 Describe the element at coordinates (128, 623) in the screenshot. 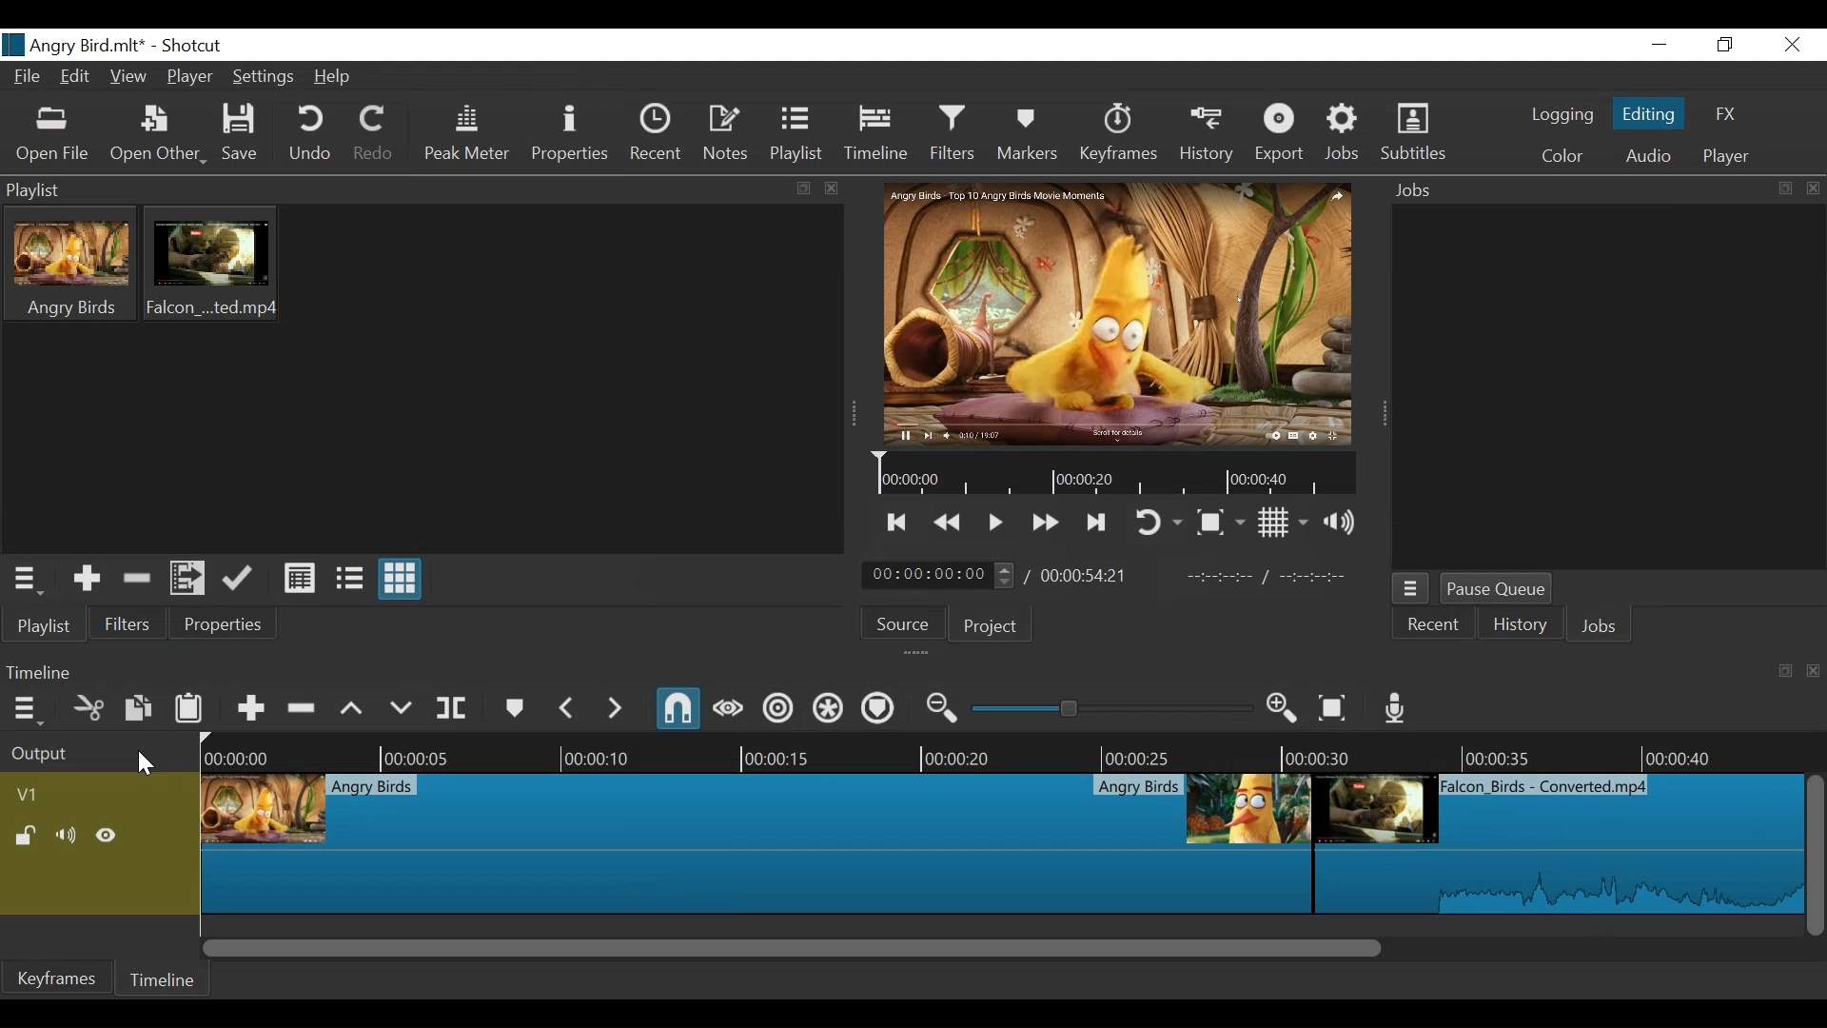

I see `Filter` at that location.